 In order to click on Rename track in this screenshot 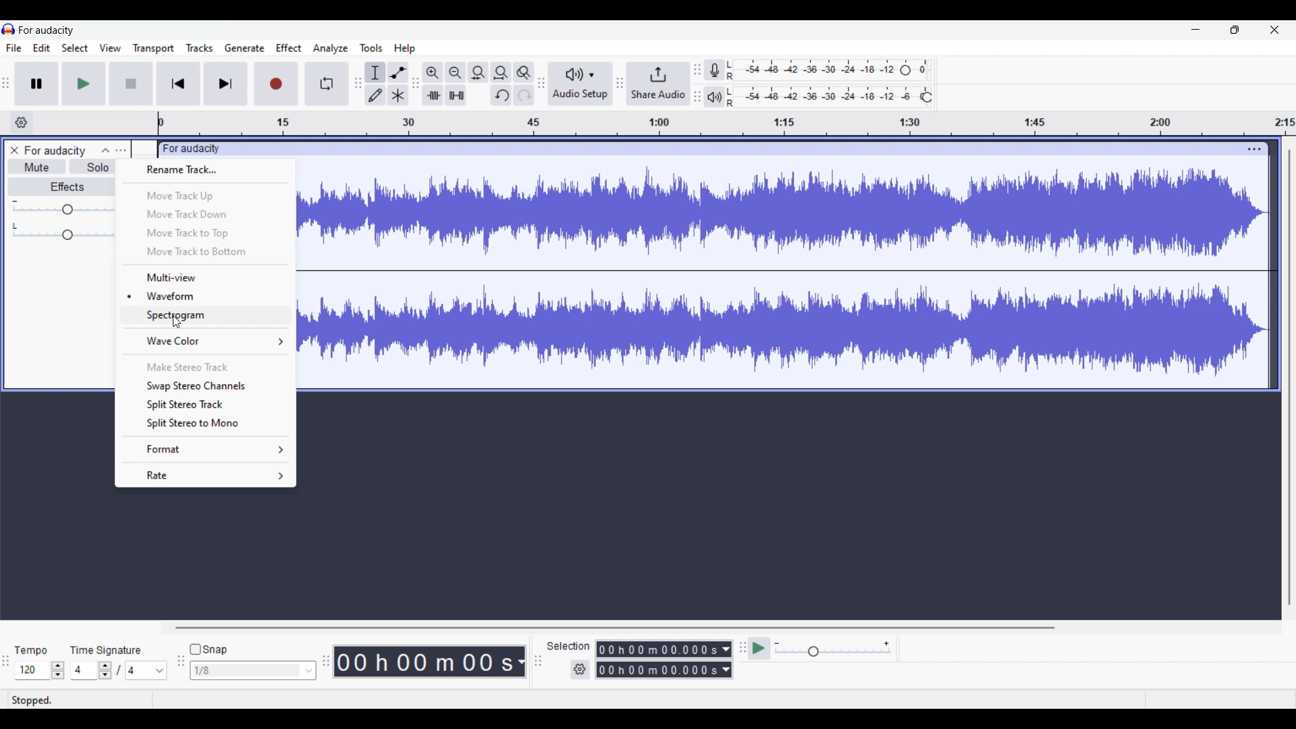, I will do `click(206, 170)`.